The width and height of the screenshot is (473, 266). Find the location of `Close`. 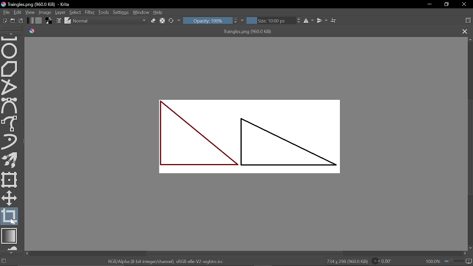

Close is located at coordinates (465, 5).